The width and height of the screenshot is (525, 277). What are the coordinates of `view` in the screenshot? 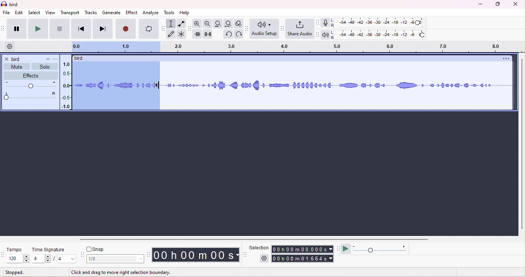 It's located at (50, 13).